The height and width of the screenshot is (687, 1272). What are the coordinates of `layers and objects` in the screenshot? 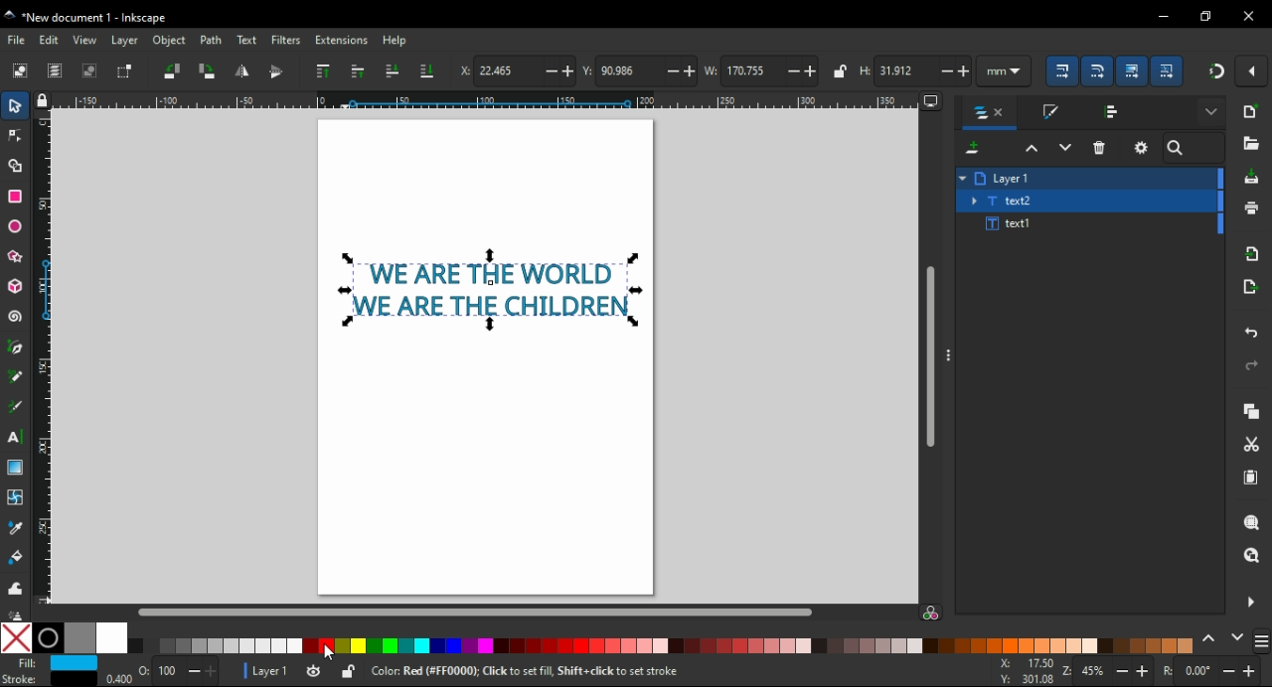 It's located at (988, 114).